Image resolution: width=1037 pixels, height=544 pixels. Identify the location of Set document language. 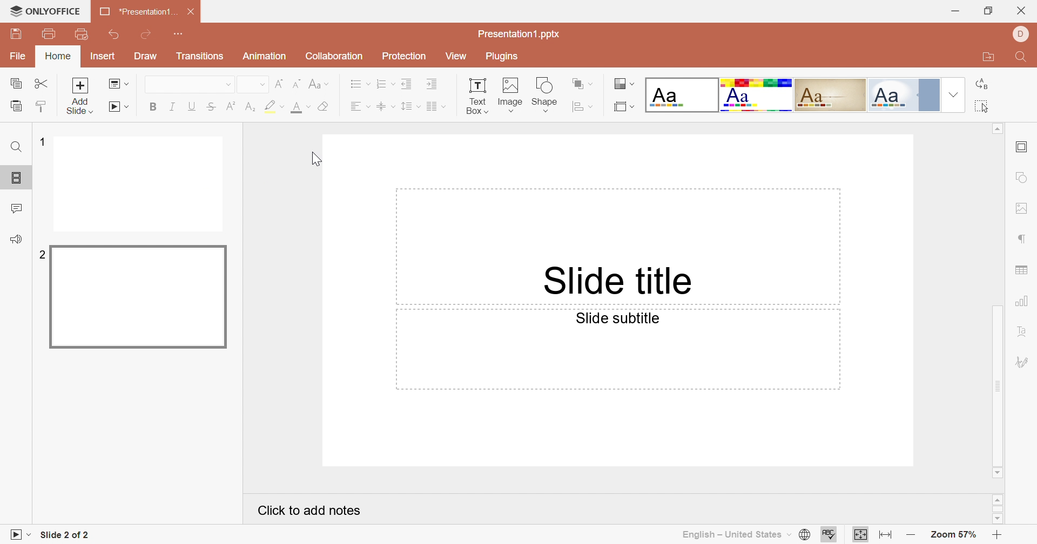
(806, 535).